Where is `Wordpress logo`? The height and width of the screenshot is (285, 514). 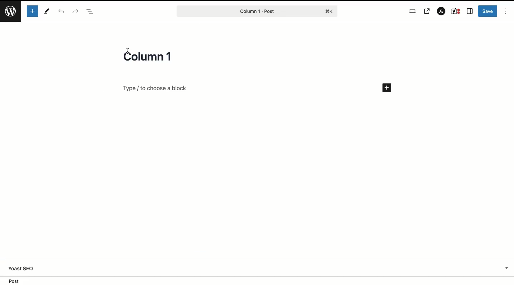
Wordpress logo is located at coordinates (11, 9).